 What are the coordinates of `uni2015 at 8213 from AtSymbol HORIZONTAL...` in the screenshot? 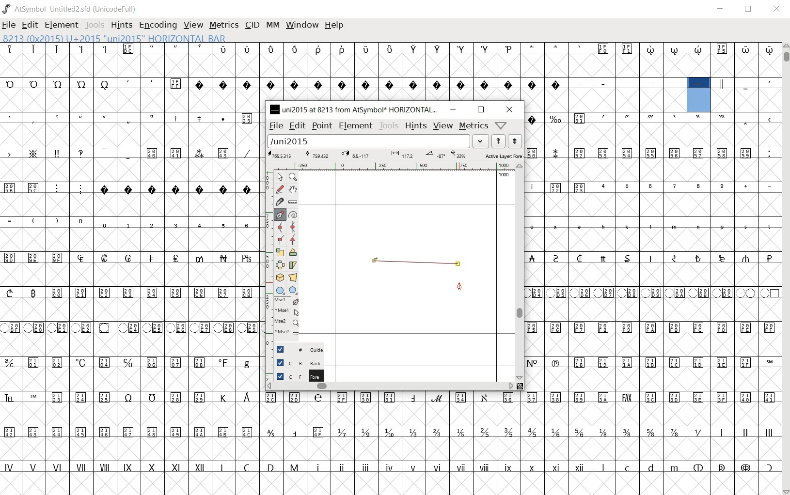 It's located at (354, 109).